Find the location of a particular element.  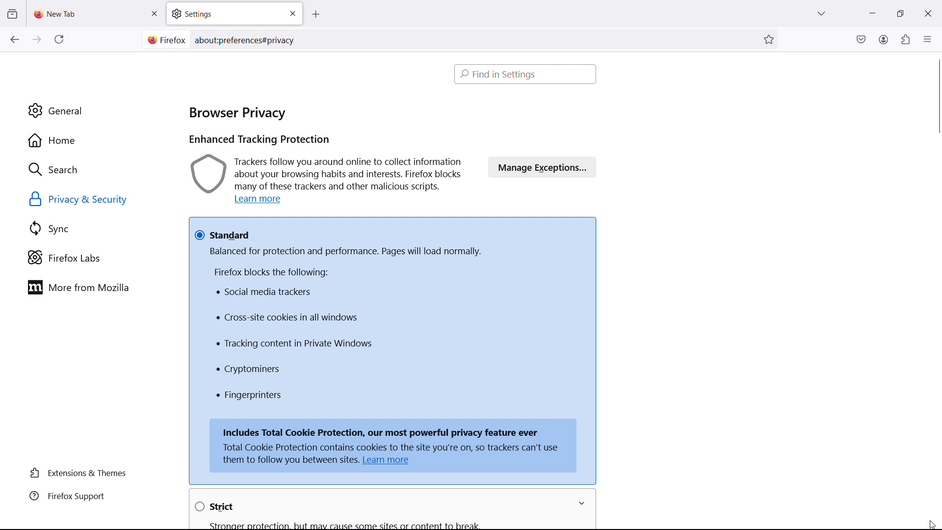

close tab is located at coordinates (154, 14).